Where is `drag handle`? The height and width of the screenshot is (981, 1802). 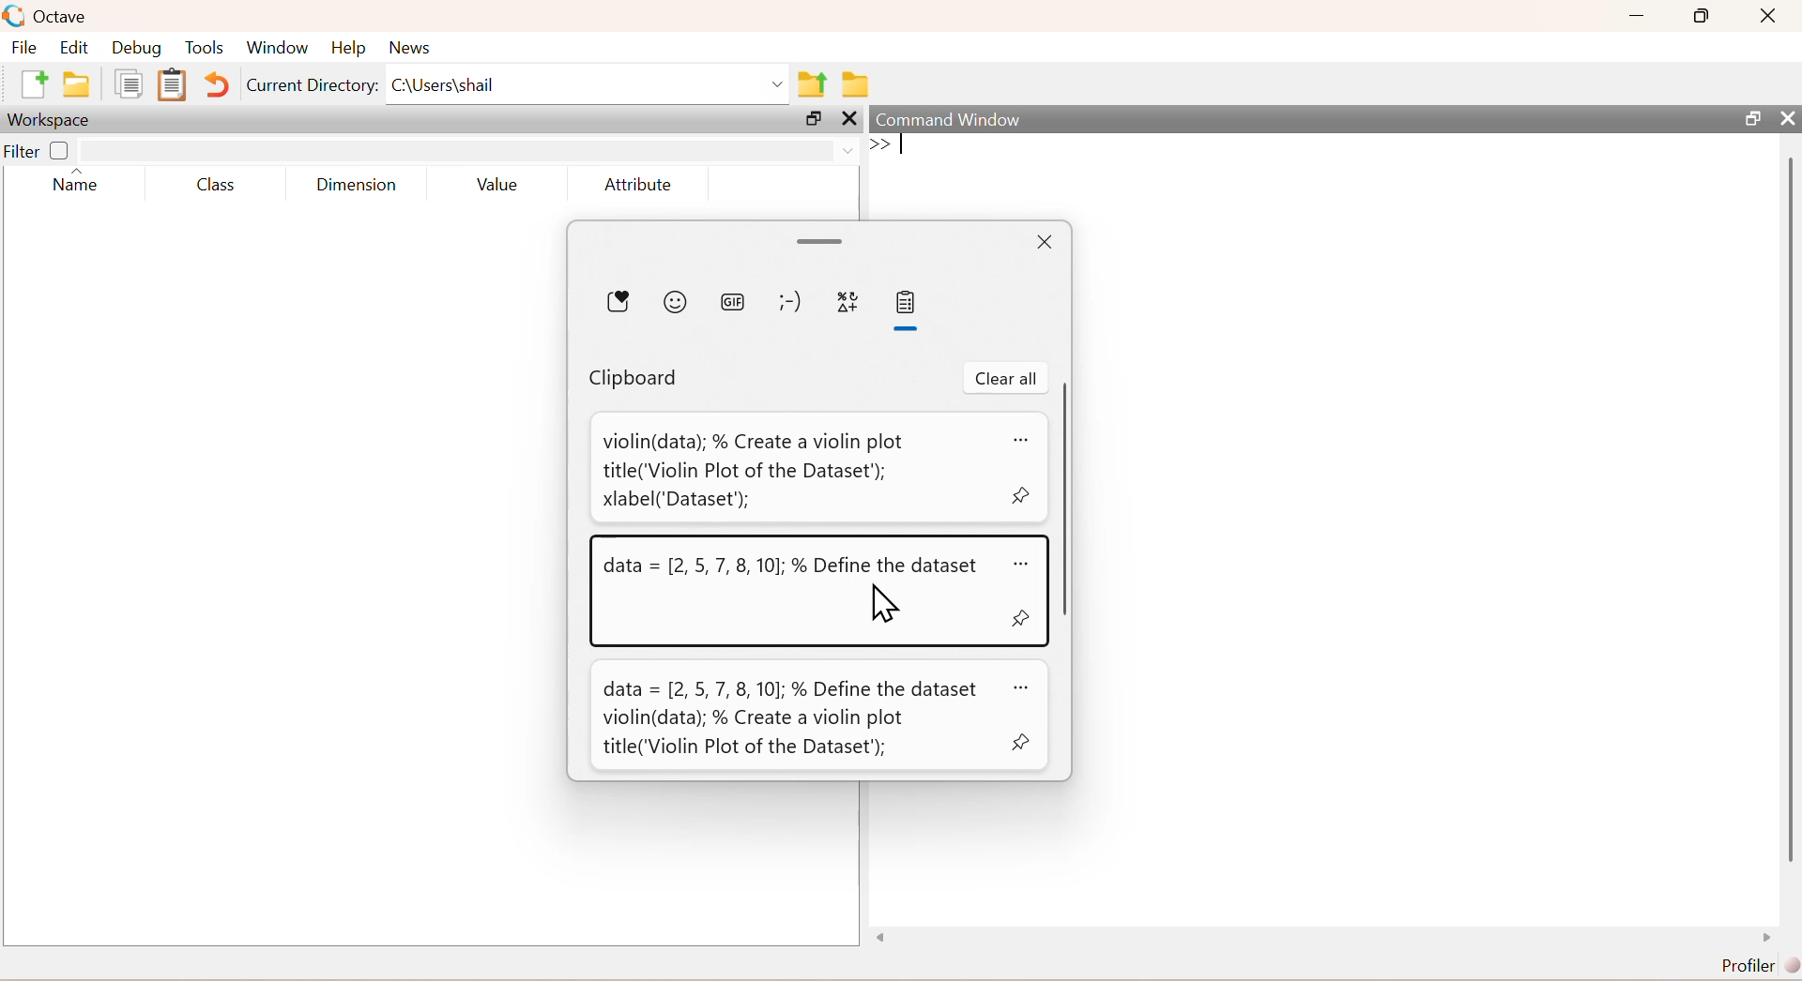
drag handle is located at coordinates (822, 243).